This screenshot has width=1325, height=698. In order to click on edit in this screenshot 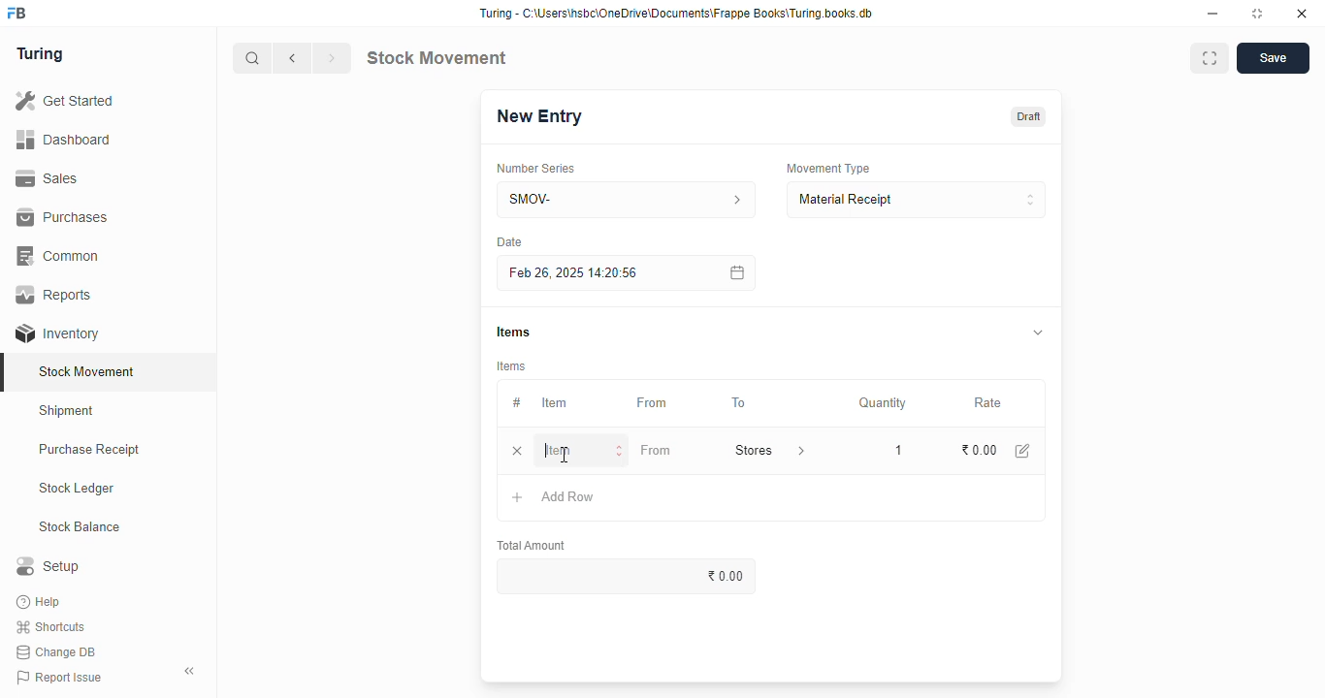, I will do `click(1023, 451)`.